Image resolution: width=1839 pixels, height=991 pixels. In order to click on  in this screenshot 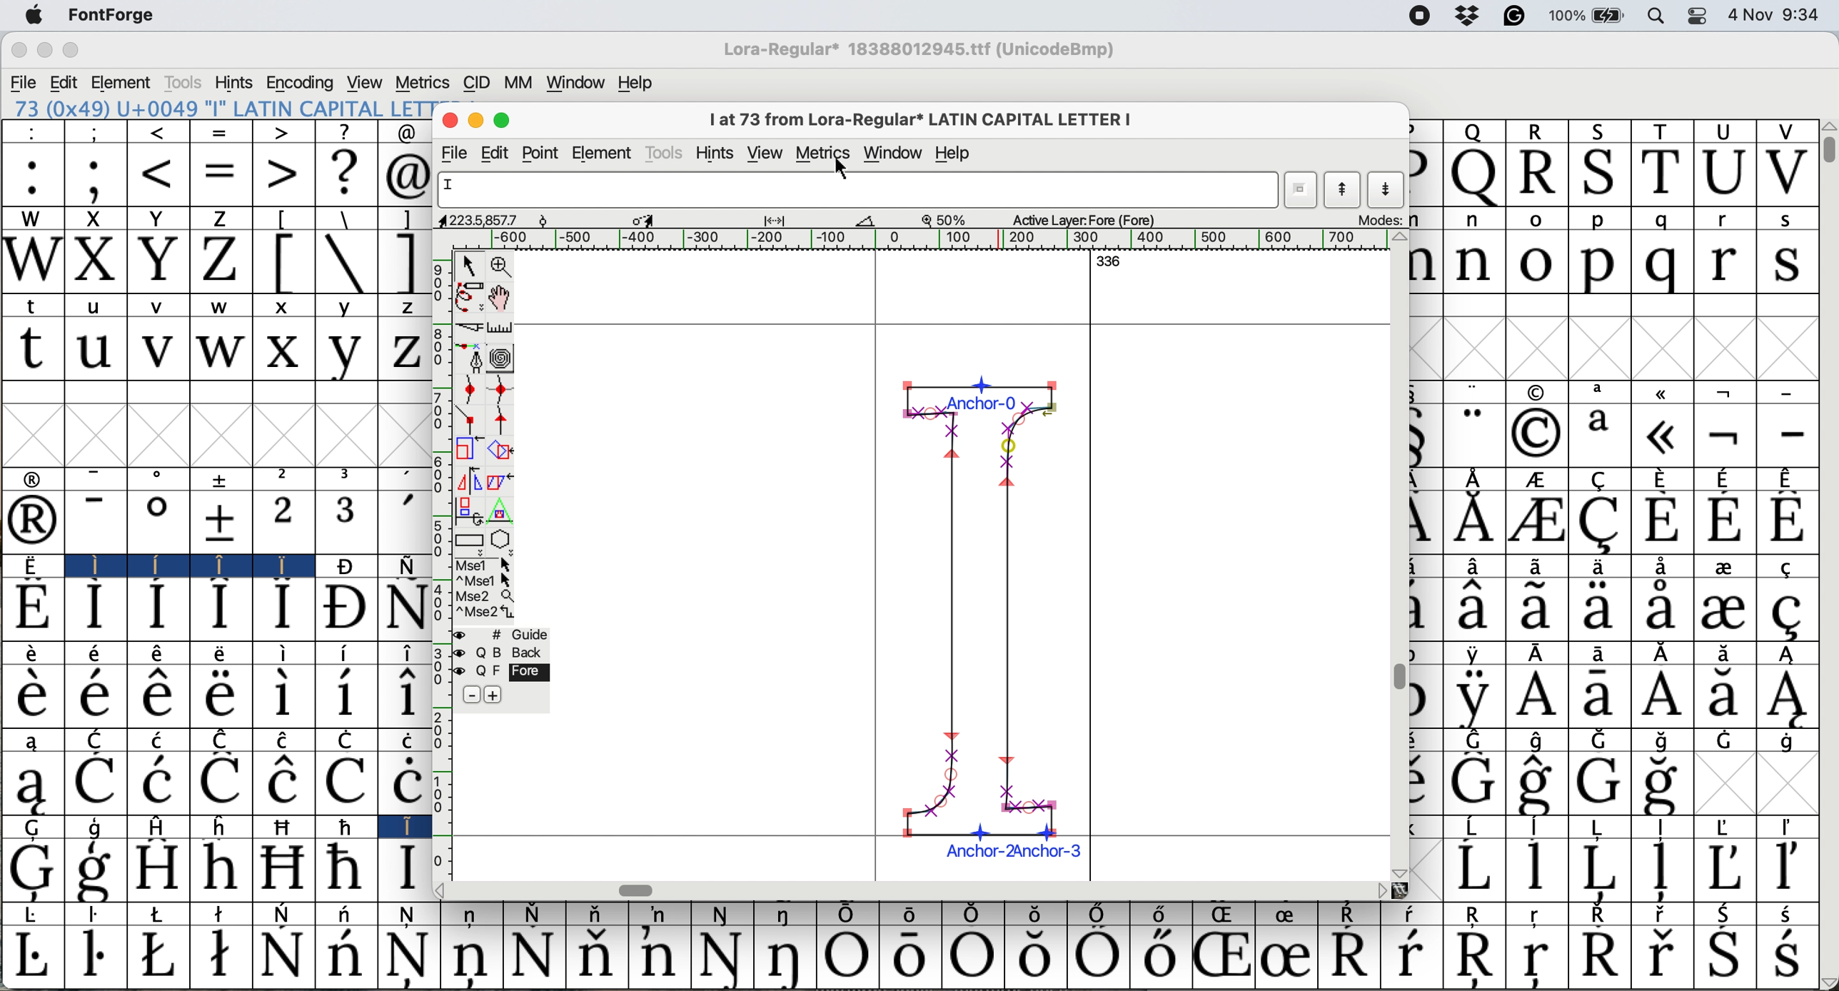, I will do `click(461, 650)`.